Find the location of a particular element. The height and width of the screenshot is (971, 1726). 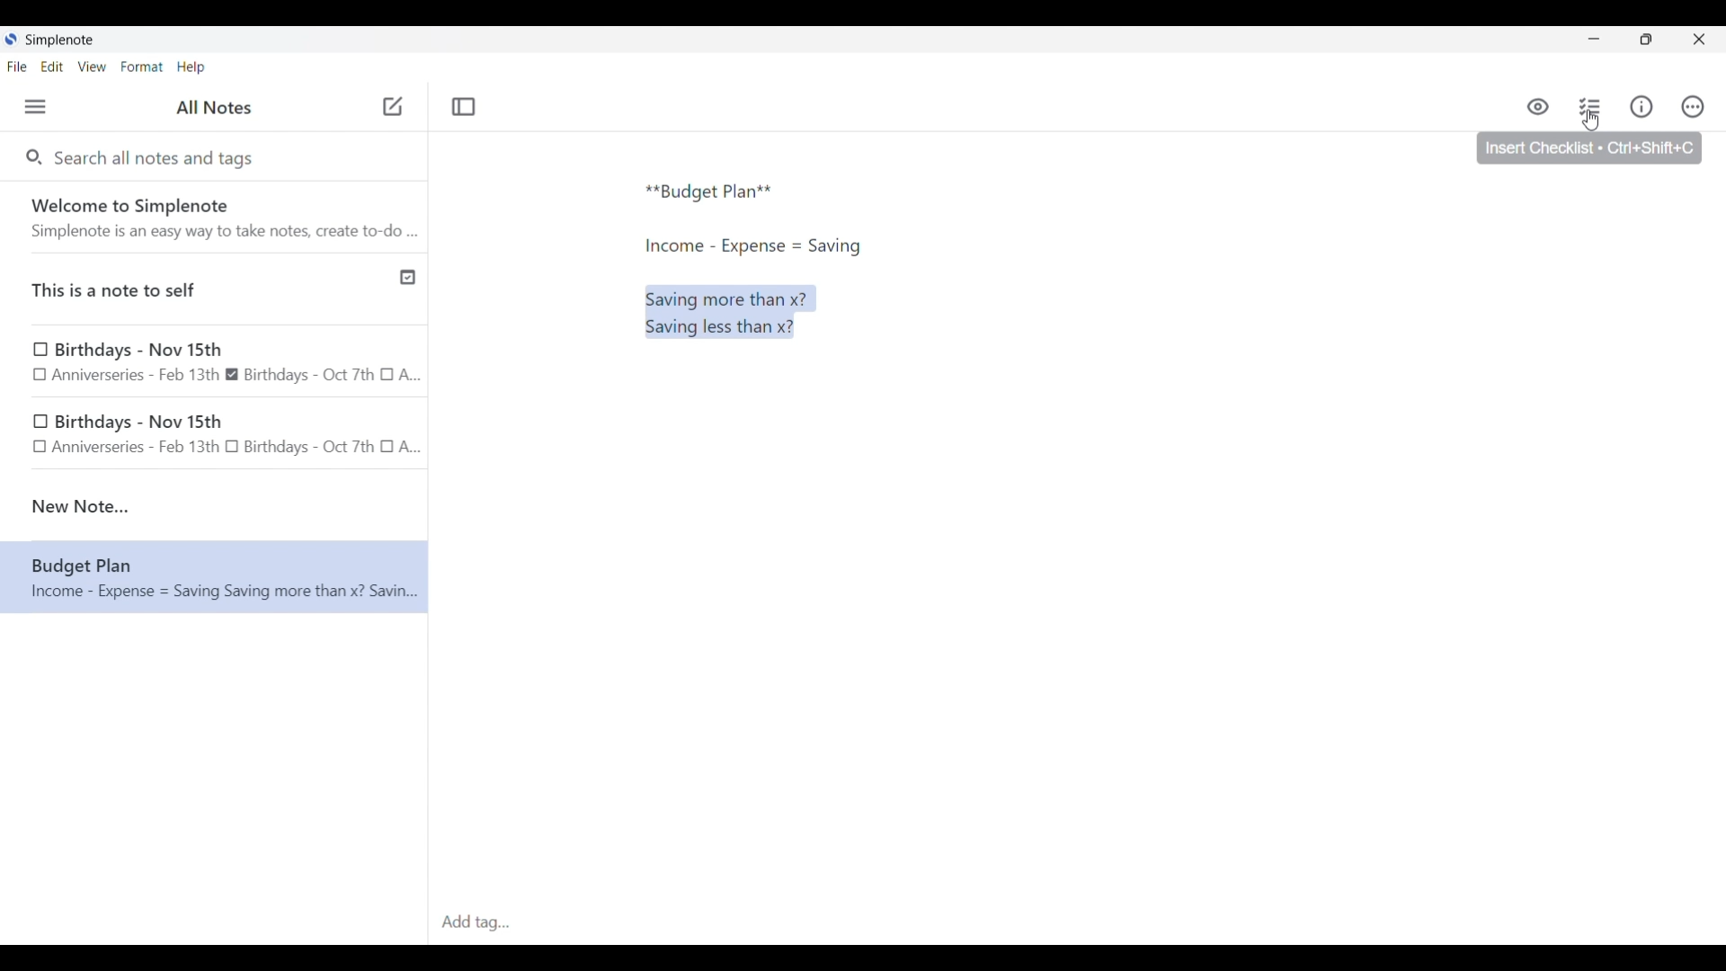

More text typed in is located at coordinates (752, 246).